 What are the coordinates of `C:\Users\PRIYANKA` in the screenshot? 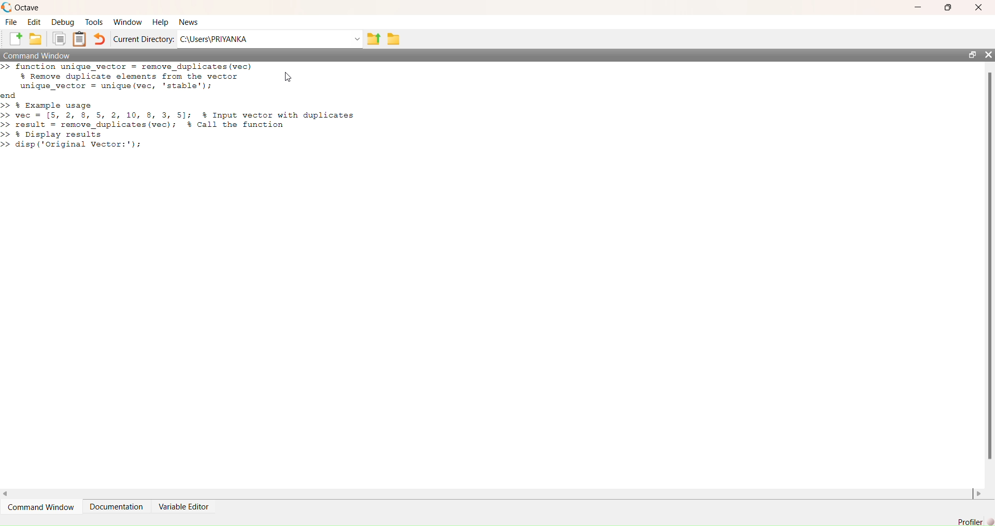 It's located at (216, 39).